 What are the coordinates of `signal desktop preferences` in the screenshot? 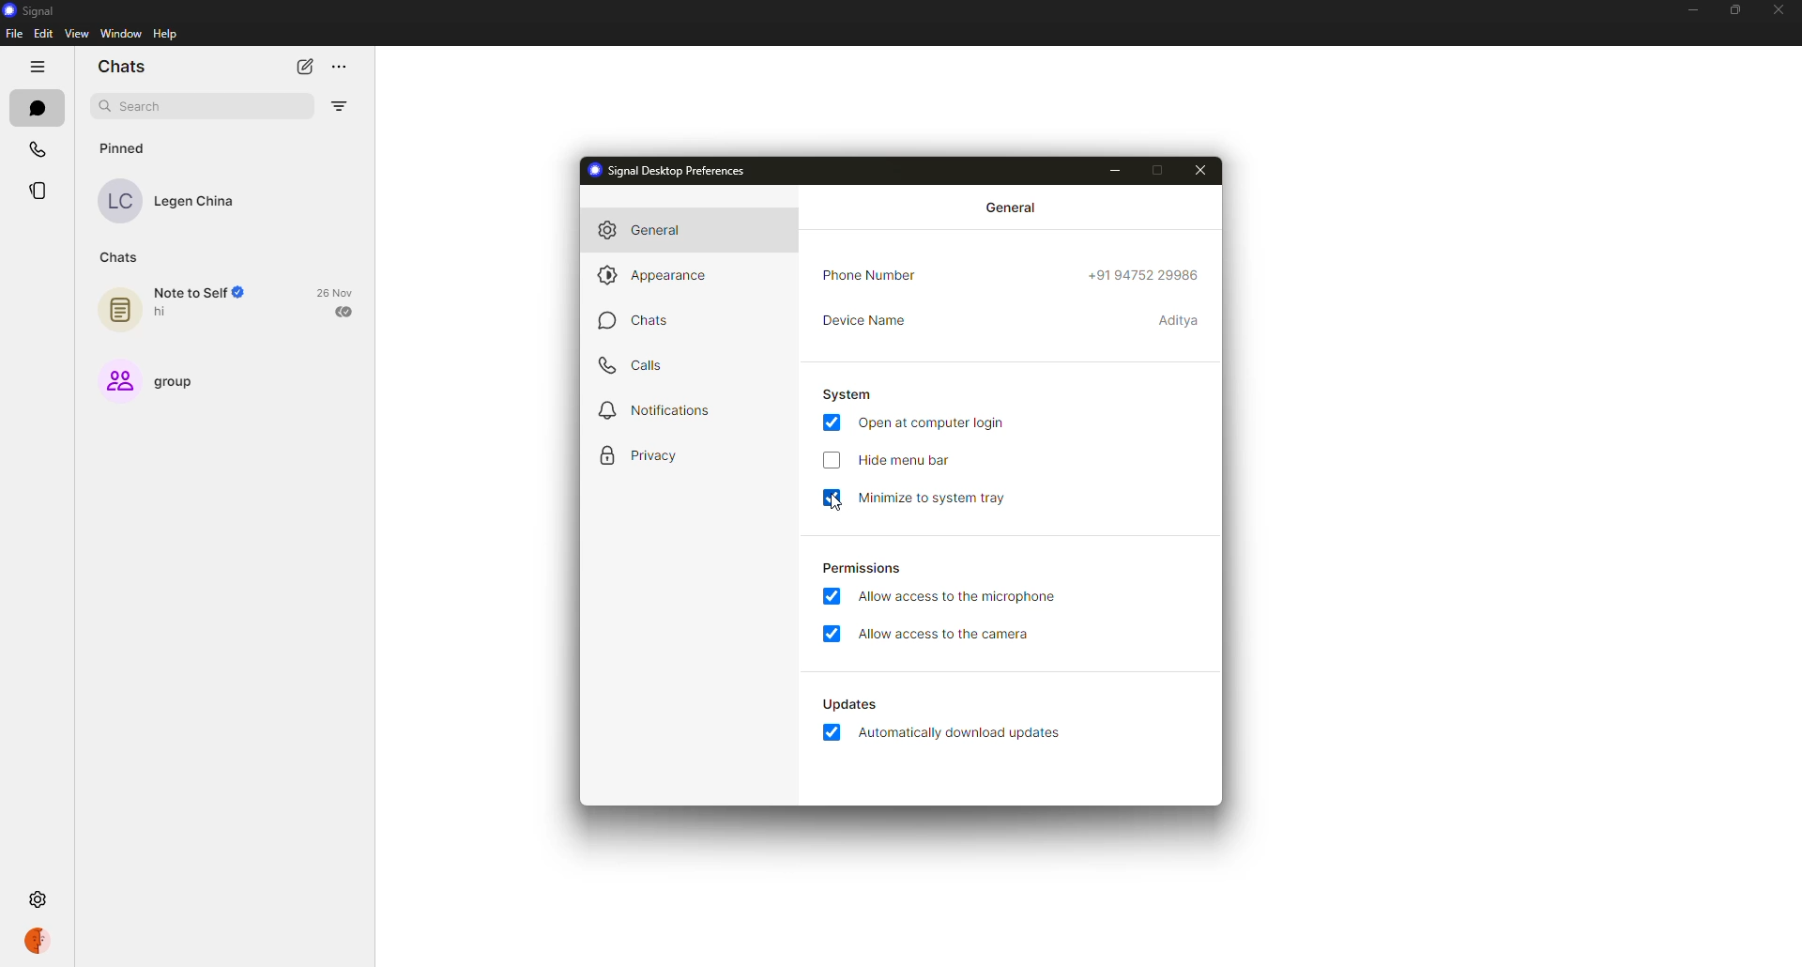 It's located at (673, 171).